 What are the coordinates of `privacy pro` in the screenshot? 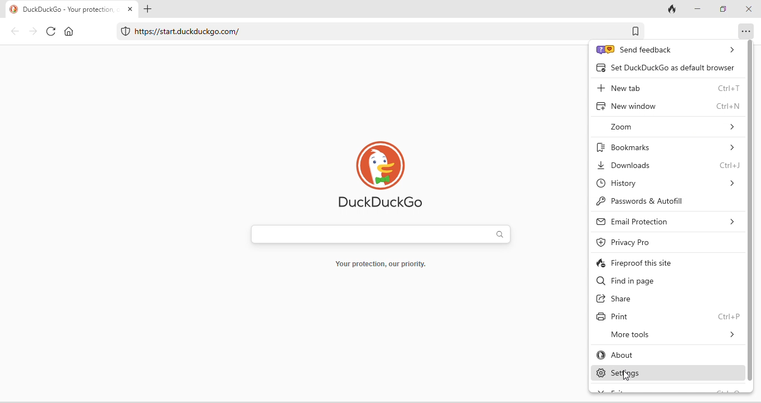 It's located at (630, 243).